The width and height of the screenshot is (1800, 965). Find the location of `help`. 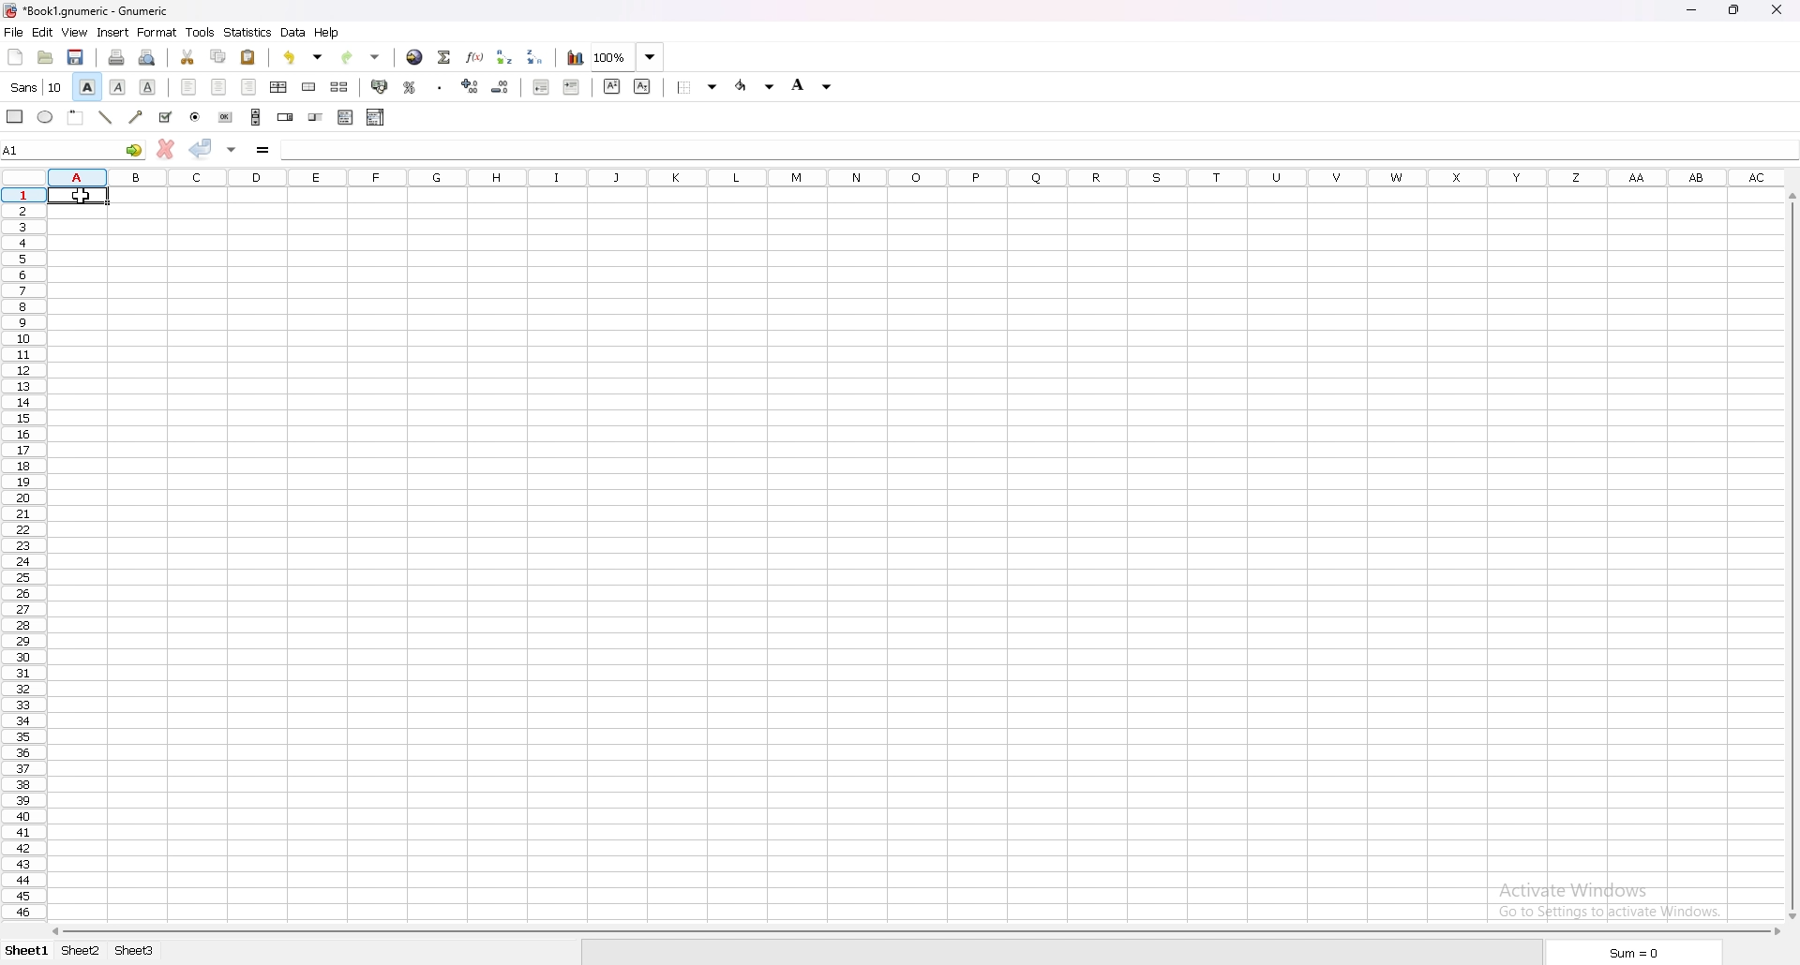

help is located at coordinates (328, 33).